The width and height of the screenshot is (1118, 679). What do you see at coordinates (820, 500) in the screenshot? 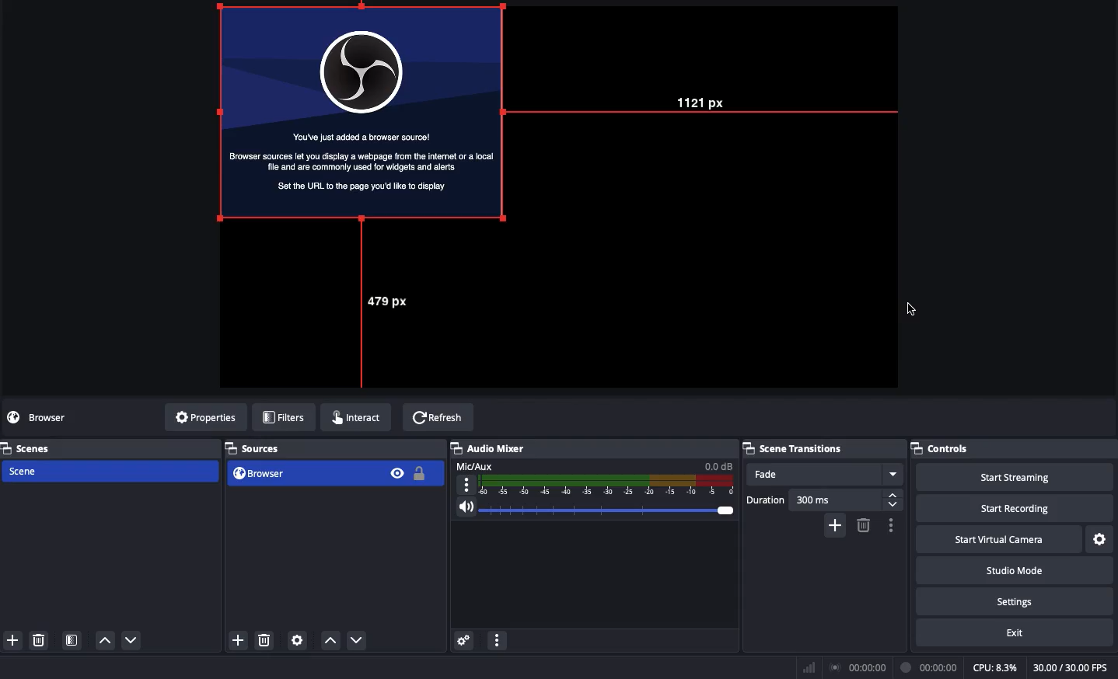
I see `Duration` at bounding box center [820, 500].